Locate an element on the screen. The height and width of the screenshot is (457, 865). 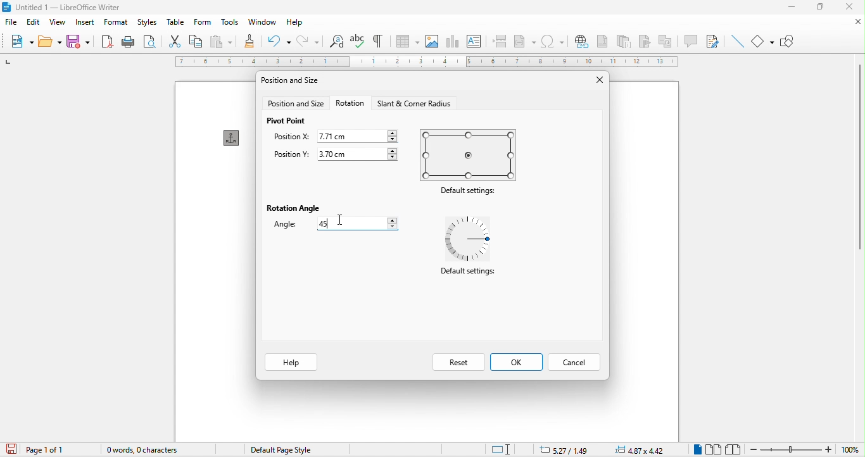
default settings is located at coordinates (474, 237).